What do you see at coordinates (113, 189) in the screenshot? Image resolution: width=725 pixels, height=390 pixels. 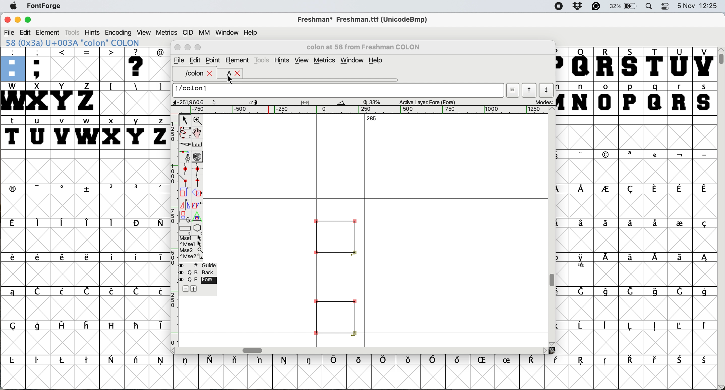 I see `` at bounding box center [113, 189].